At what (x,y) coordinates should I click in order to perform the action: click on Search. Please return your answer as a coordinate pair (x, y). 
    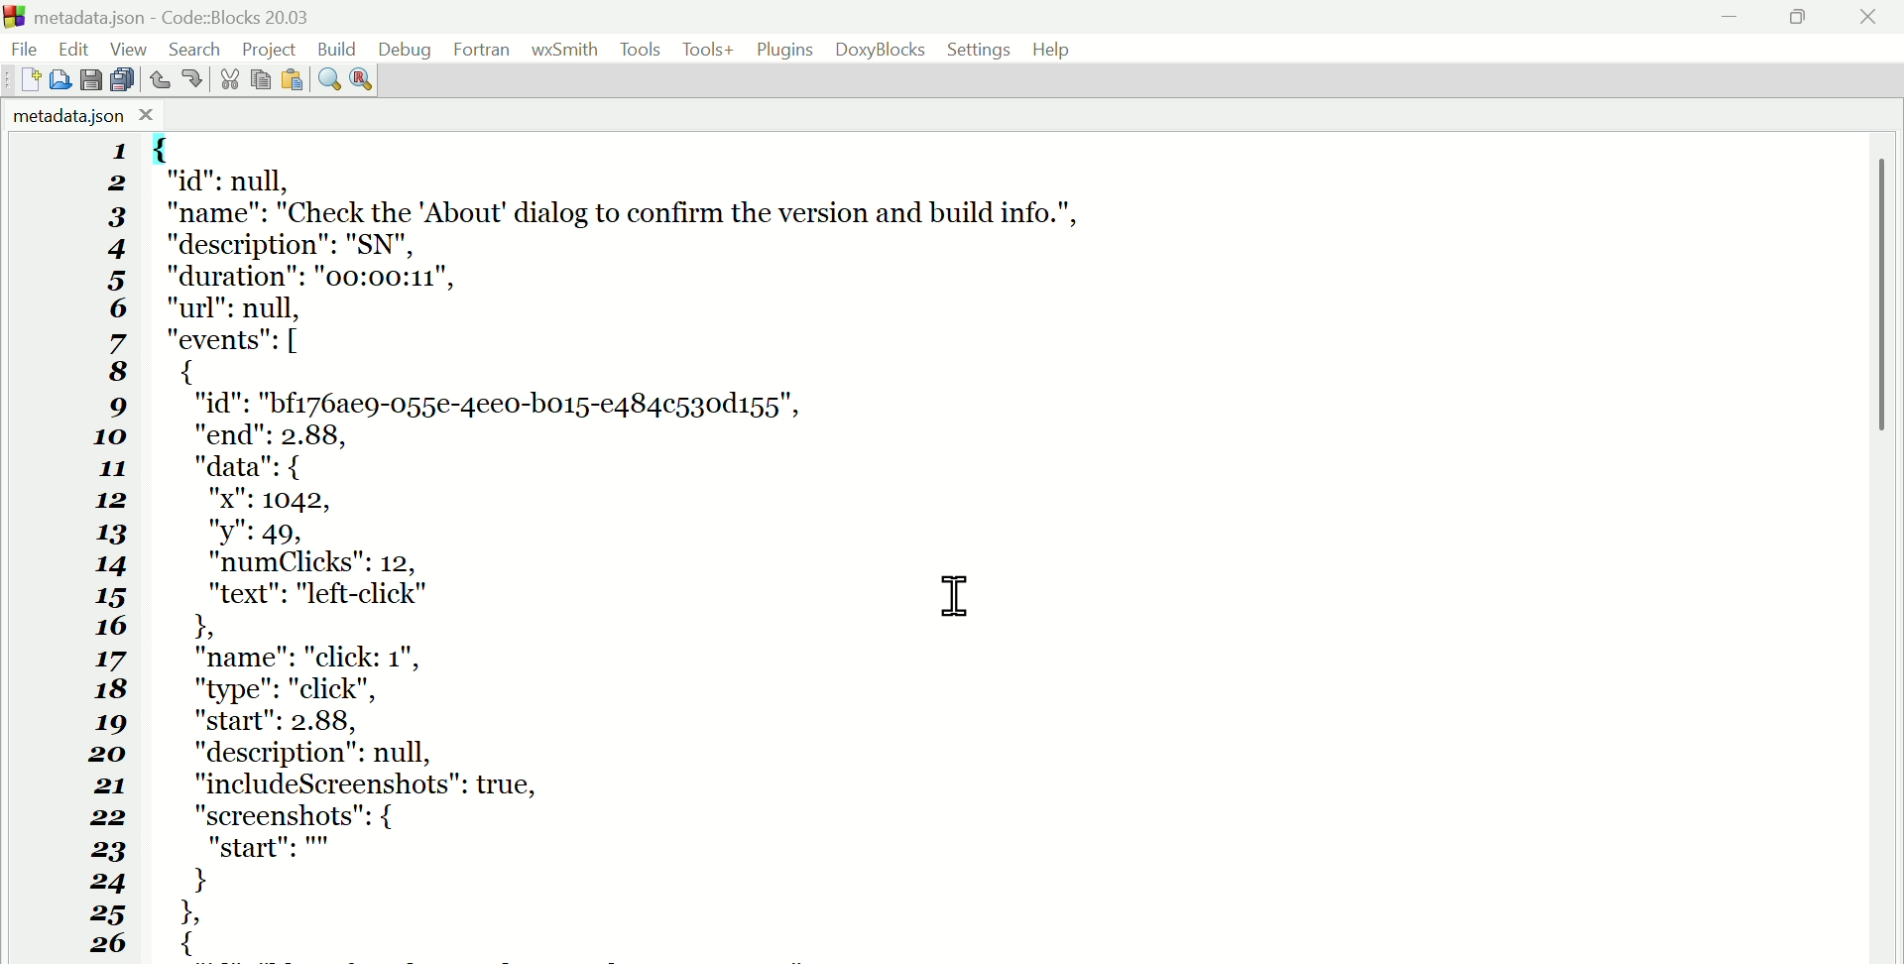
    Looking at the image, I should click on (201, 47).